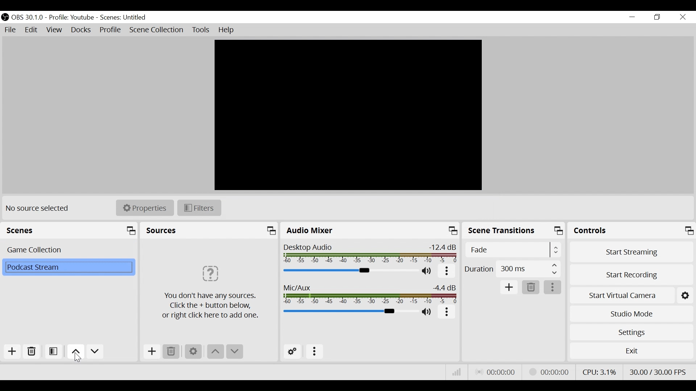  Describe the element at coordinates (656, 17) in the screenshot. I see `Restore` at that location.